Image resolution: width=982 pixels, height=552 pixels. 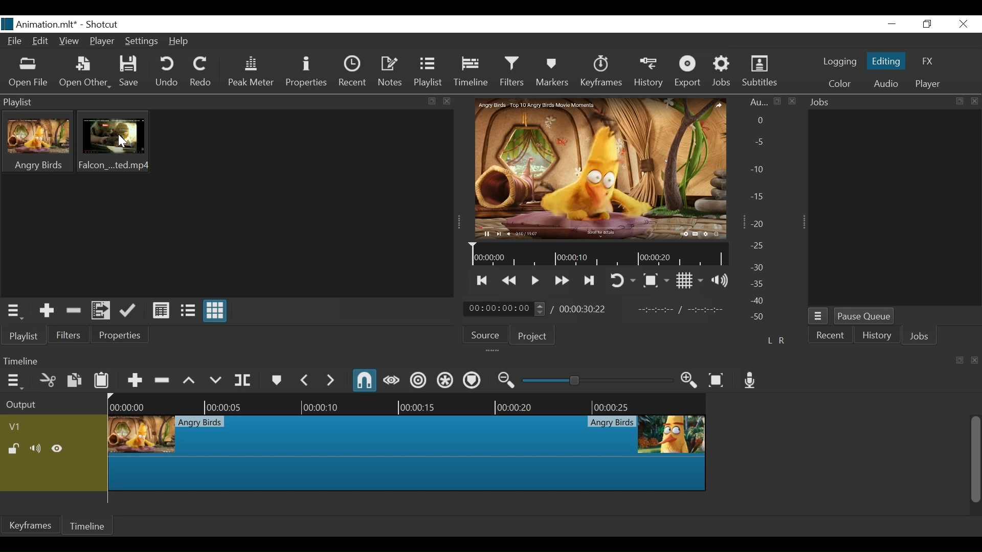 I want to click on Pause Queue, so click(x=864, y=317).